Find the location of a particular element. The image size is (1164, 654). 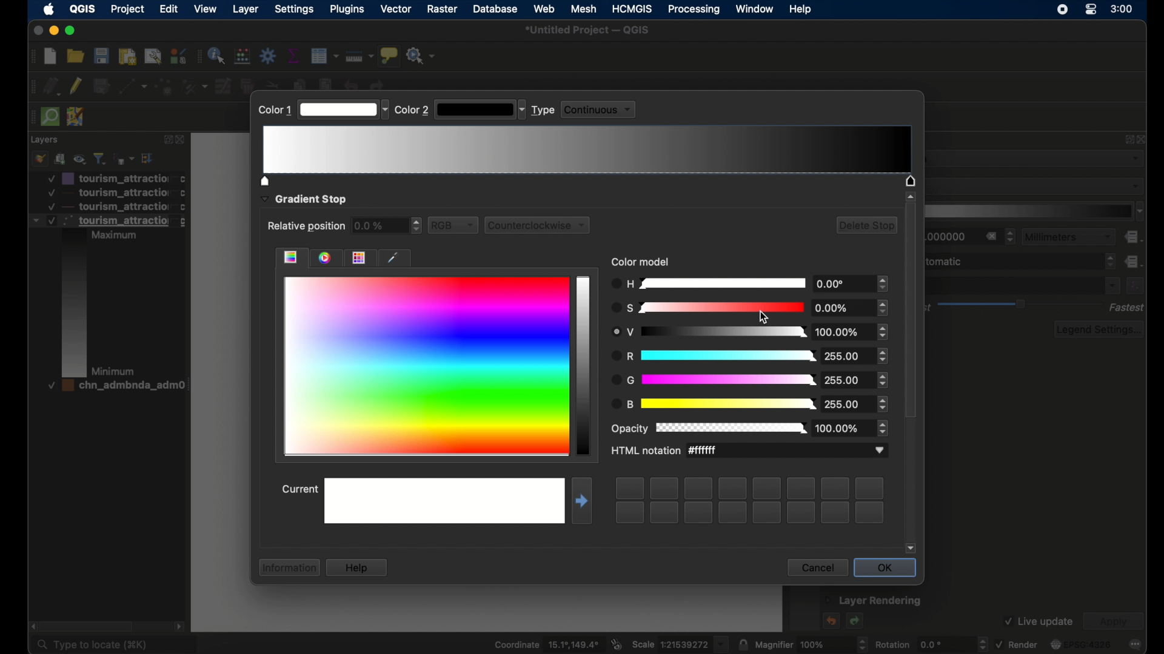

manage map theme is located at coordinates (80, 159).